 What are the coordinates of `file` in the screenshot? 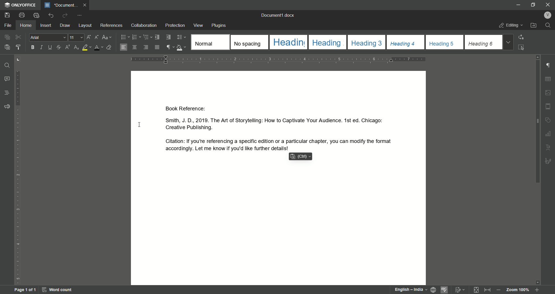 It's located at (8, 25).